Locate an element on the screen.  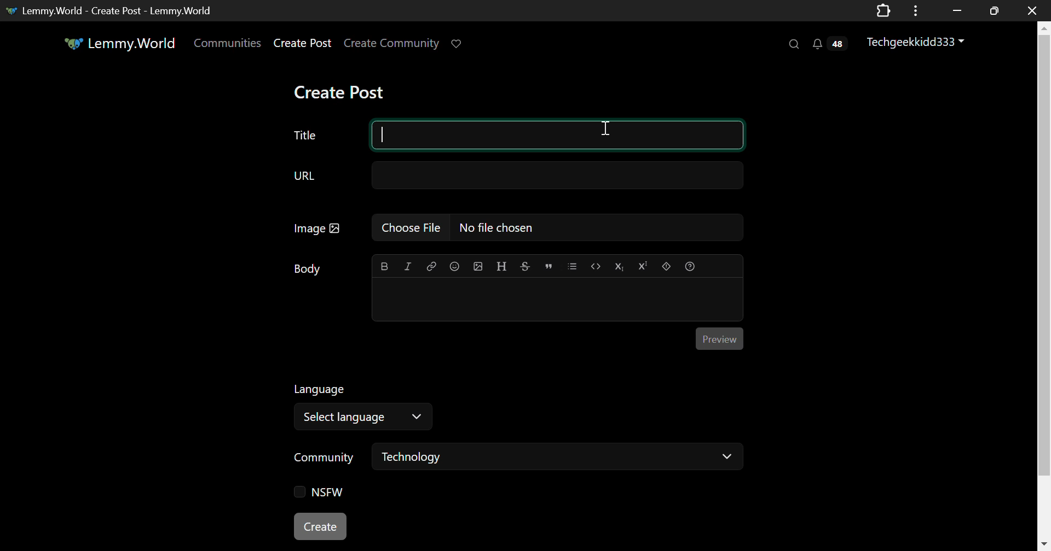
Vertical Scroll Bar is located at coordinates (1044, 286).